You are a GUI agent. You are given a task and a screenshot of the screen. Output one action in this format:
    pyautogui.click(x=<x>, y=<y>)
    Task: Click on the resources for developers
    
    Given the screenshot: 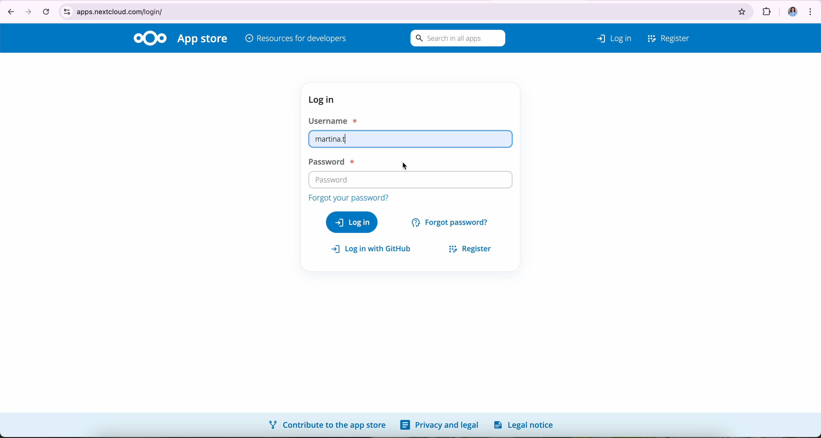 What is the action you would take?
    pyautogui.click(x=296, y=39)
    